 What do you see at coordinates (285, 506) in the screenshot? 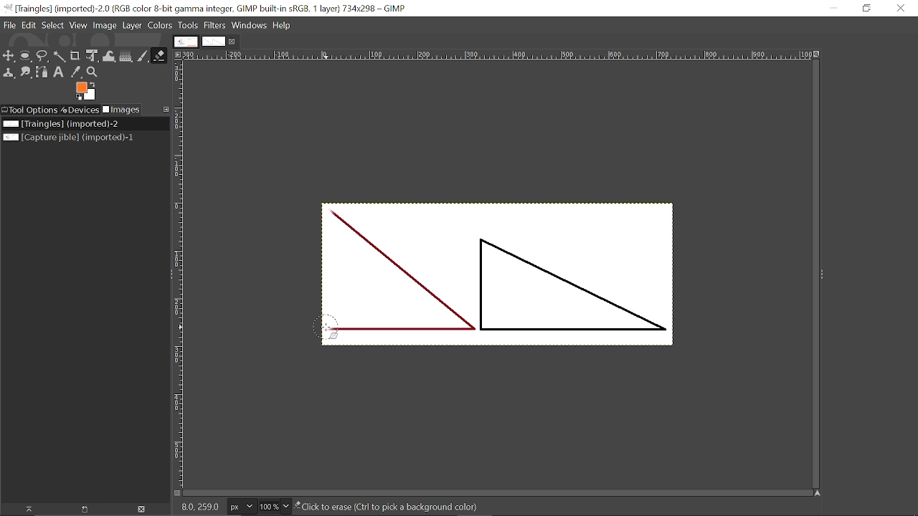
I see `Zoom options` at bounding box center [285, 506].